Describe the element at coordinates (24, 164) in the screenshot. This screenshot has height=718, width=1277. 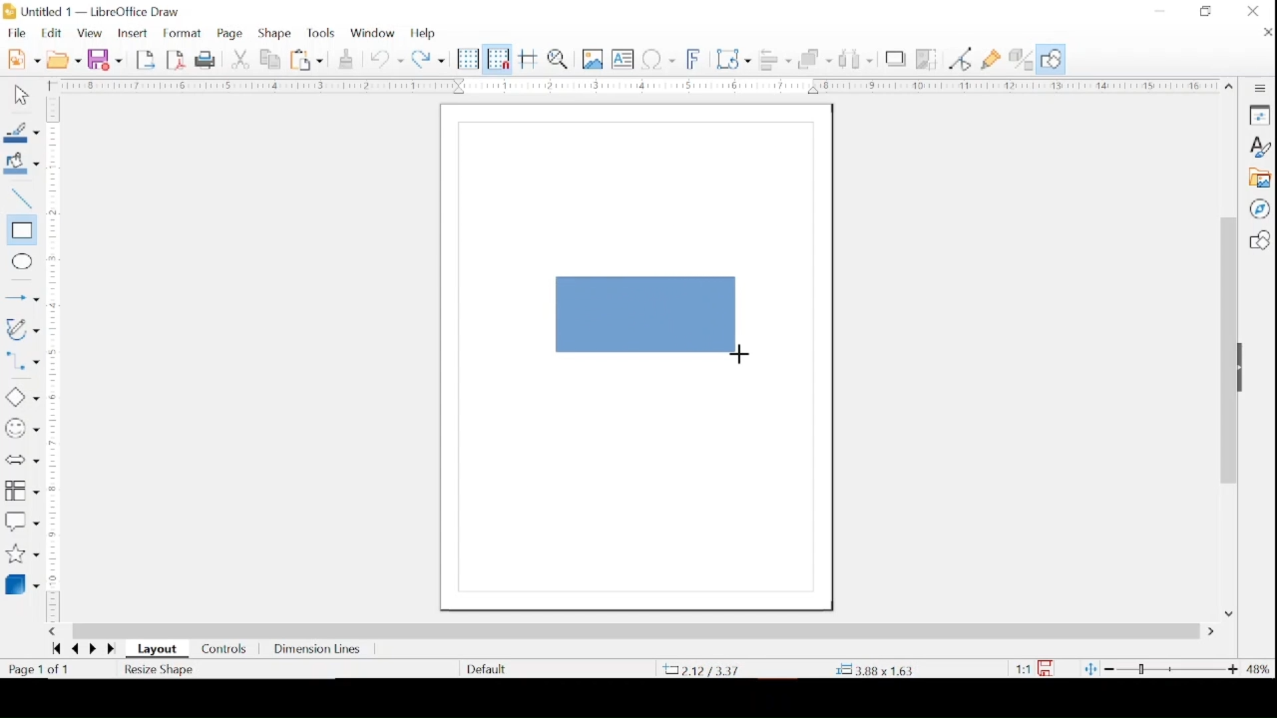
I see `fill color` at that location.